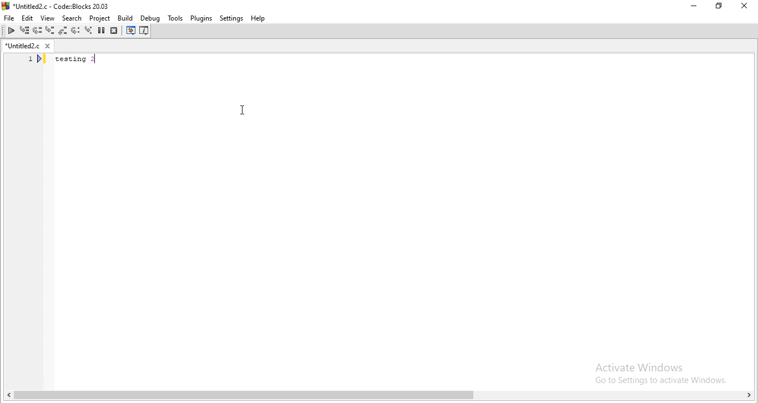 This screenshot has height=403, width=758. Describe the element at coordinates (75, 31) in the screenshot. I see `step into instruction` at that location.